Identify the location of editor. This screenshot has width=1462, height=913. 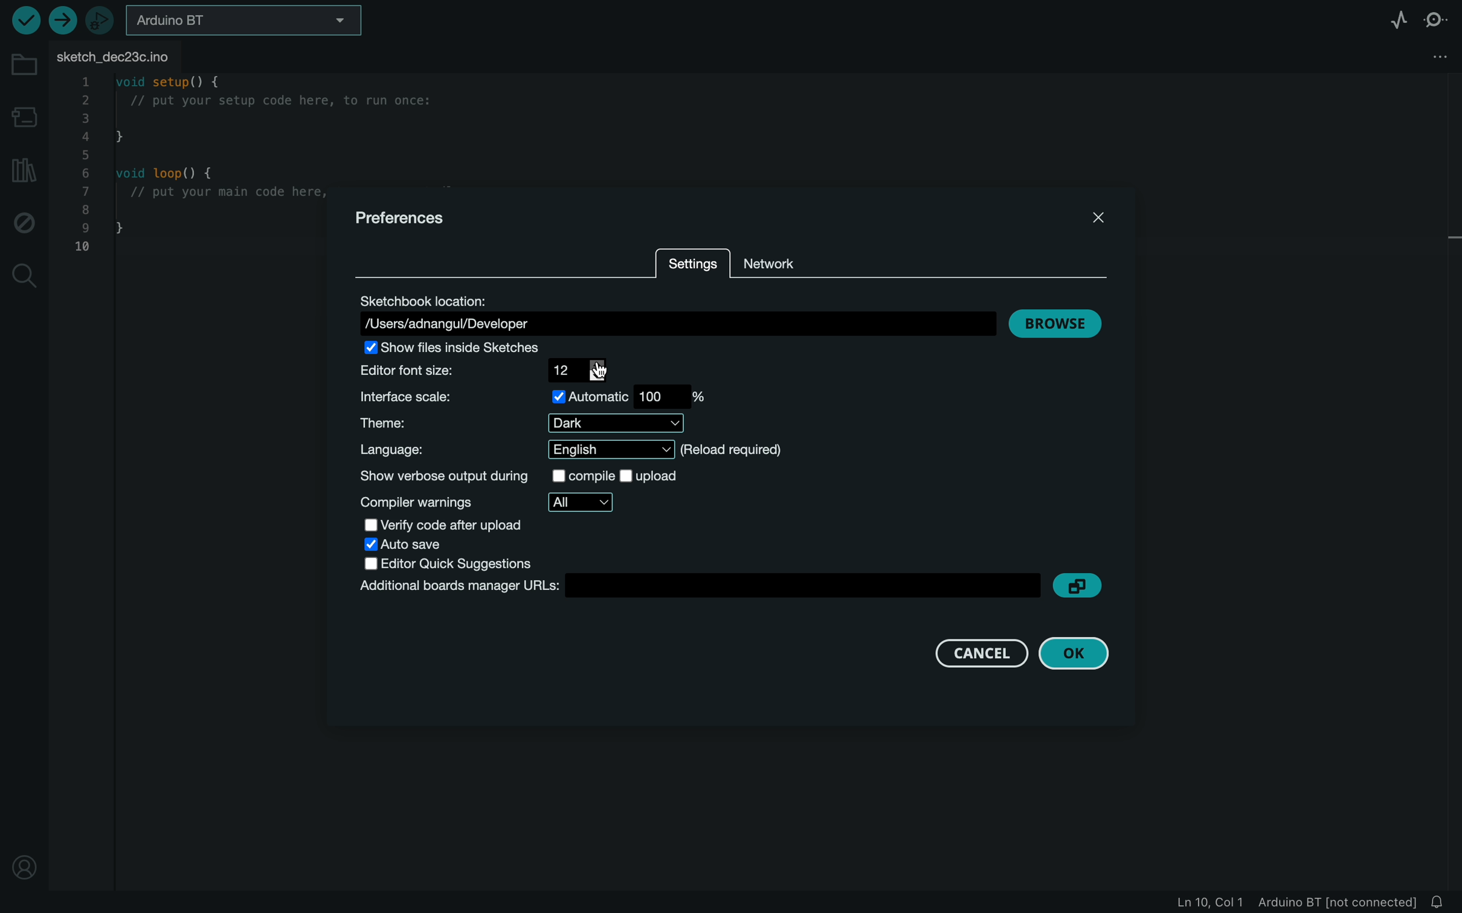
(490, 563).